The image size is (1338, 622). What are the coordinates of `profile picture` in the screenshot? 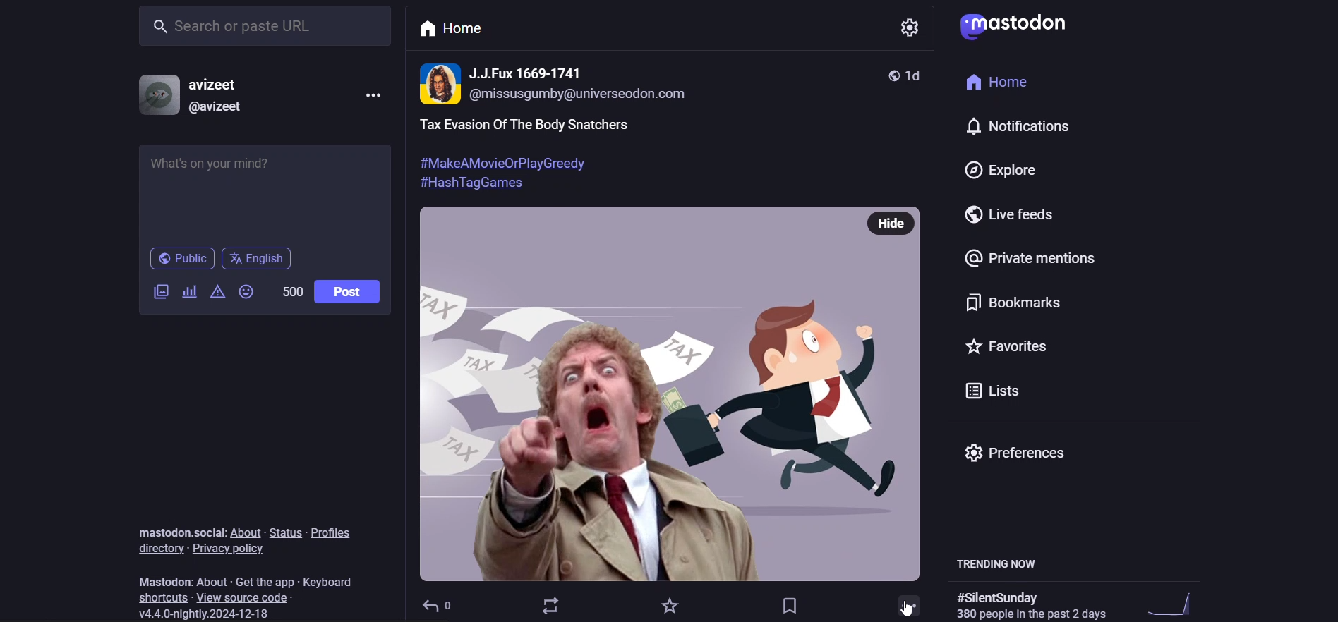 It's located at (440, 84).